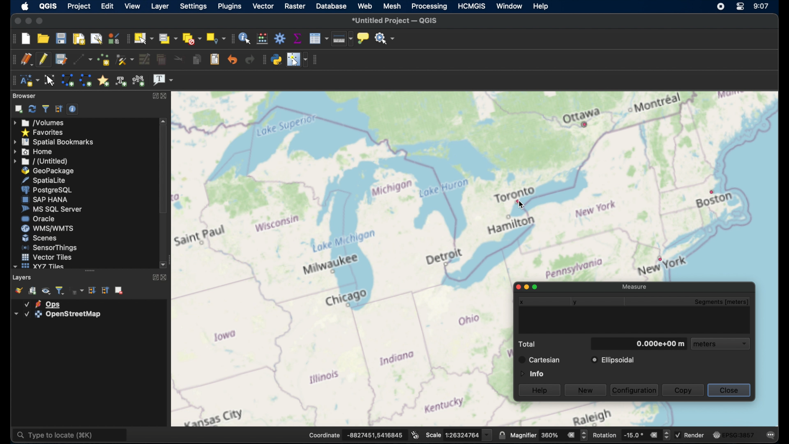 This screenshot has width=789, height=444. Describe the element at coordinates (27, 38) in the screenshot. I see `new project` at that location.